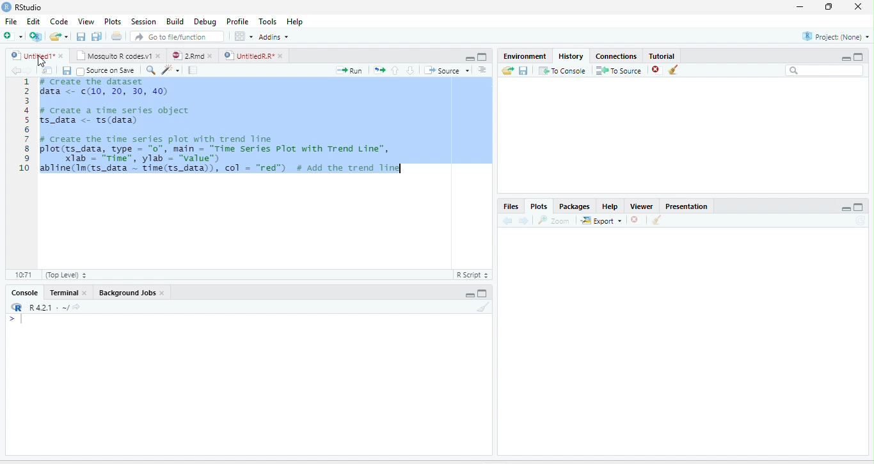 This screenshot has width=874, height=464. What do you see at coordinates (601, 220) in the screenshot?
I see `Export` at bounding box center [601, 220].